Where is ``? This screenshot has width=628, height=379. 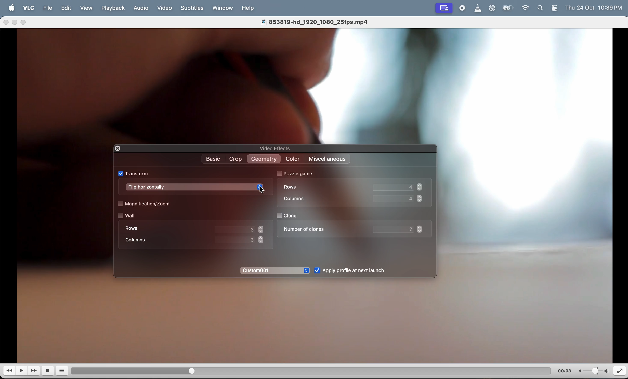  is located at coordinates (620, 370).